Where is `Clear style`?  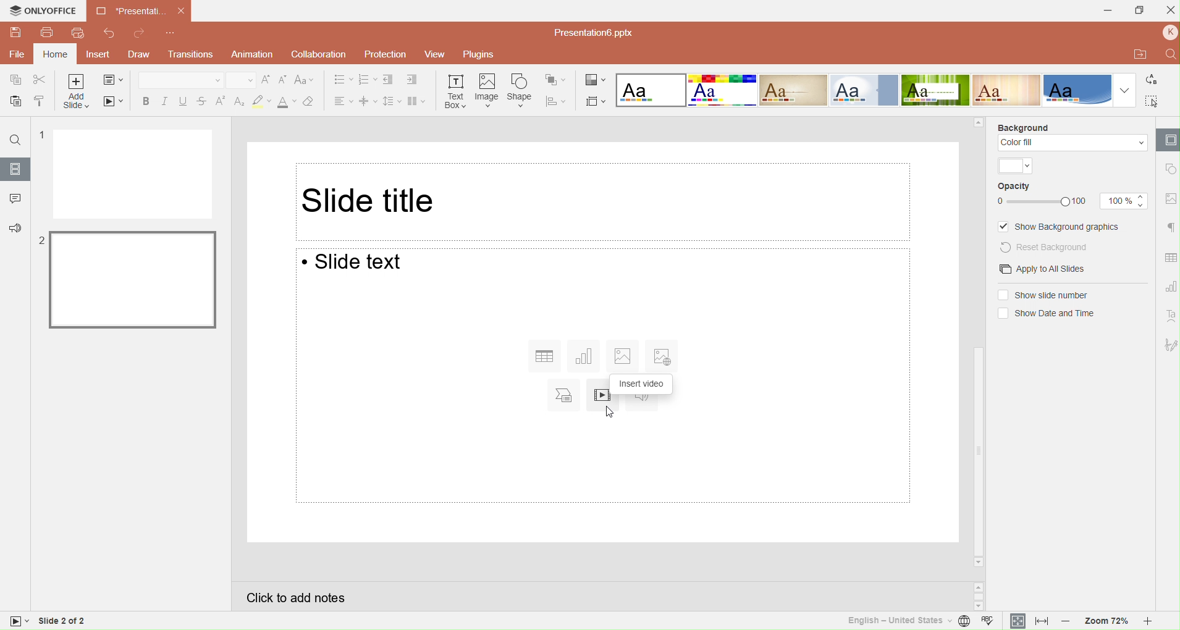
Clear style is located at coordinates (261, 100).